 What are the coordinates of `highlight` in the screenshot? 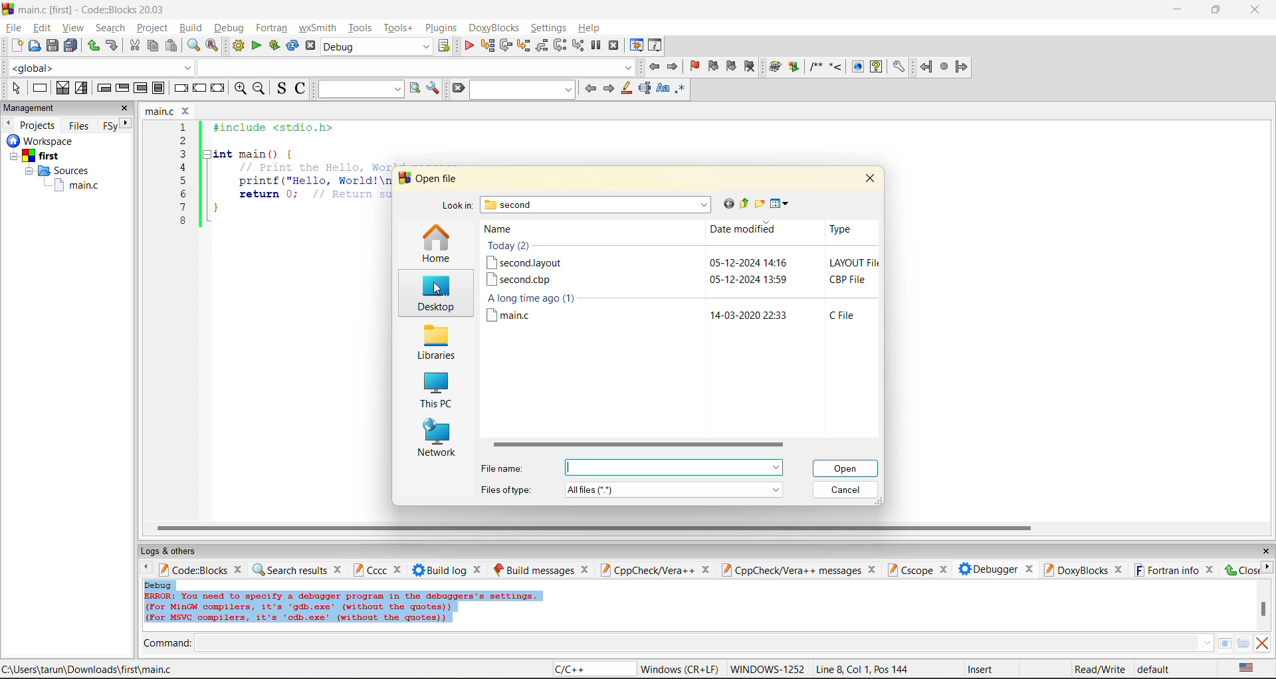 It's located at (625, 89).